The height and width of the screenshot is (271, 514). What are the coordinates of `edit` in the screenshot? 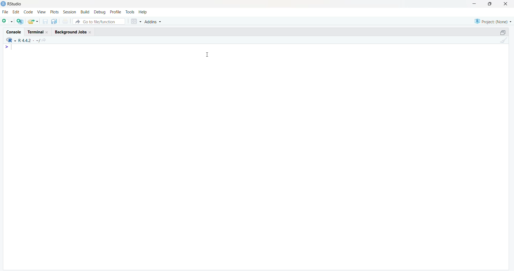 It's located at (16, 12).